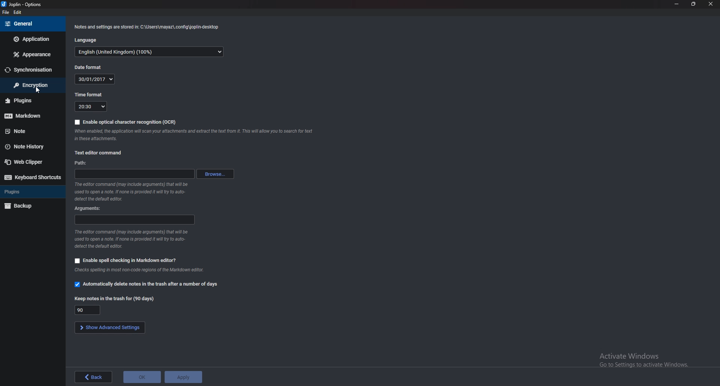 This screenshot has height=386, width=720. Describe the element at coordinates (31, 55) in the screenshot. I see `appearance` at that location.